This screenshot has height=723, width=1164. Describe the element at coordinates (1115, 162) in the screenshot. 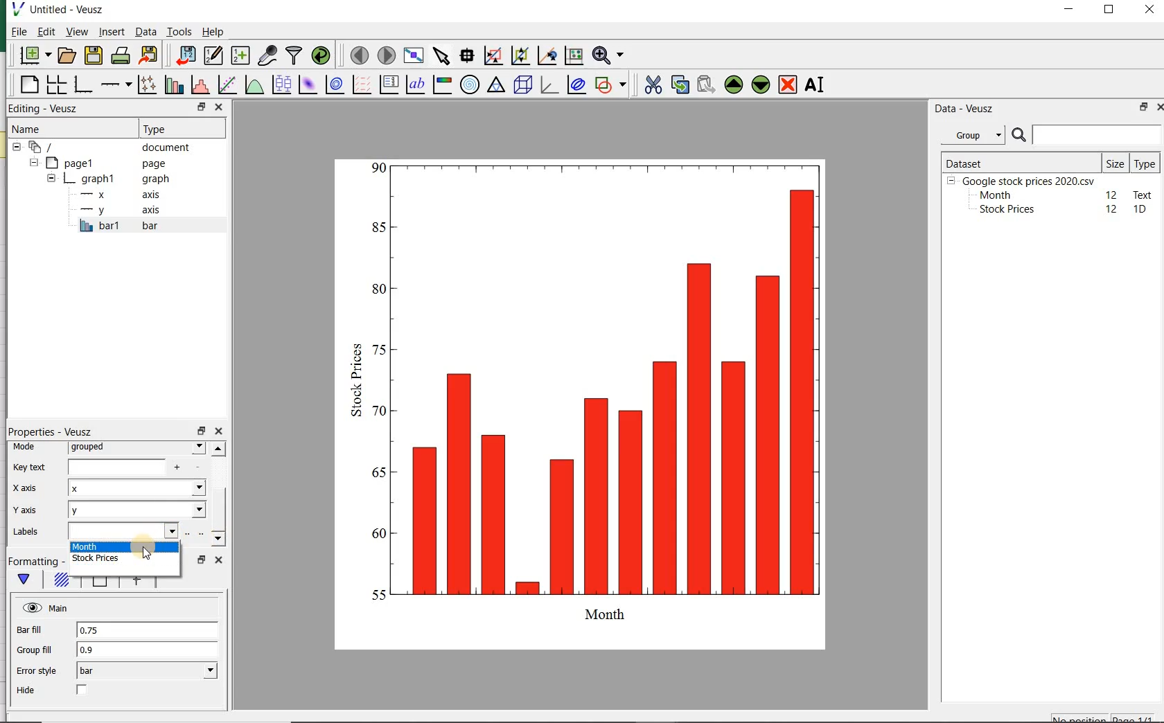

I see `Size` at that location.